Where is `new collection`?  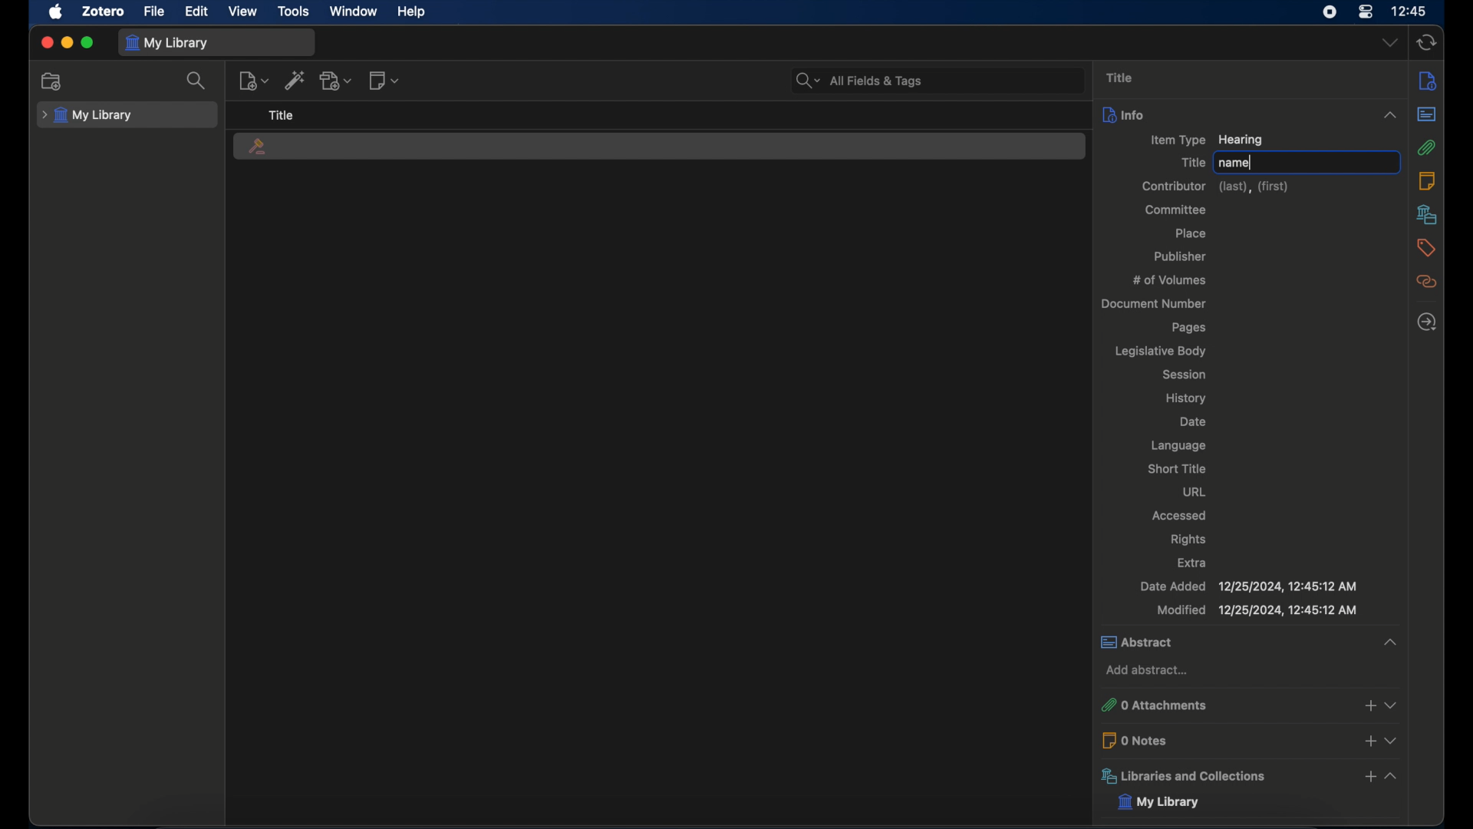
new collection is located at coordinates (54, 81).